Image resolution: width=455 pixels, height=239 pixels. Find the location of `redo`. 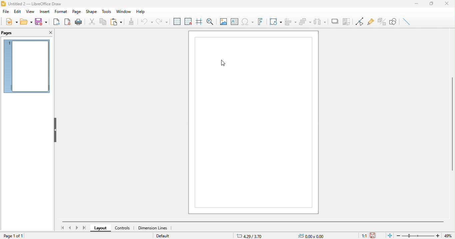

redo is located at coordinates (161, 21).